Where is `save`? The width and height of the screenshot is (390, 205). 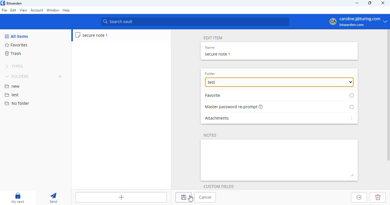 save is located at coordinates (183, 197).